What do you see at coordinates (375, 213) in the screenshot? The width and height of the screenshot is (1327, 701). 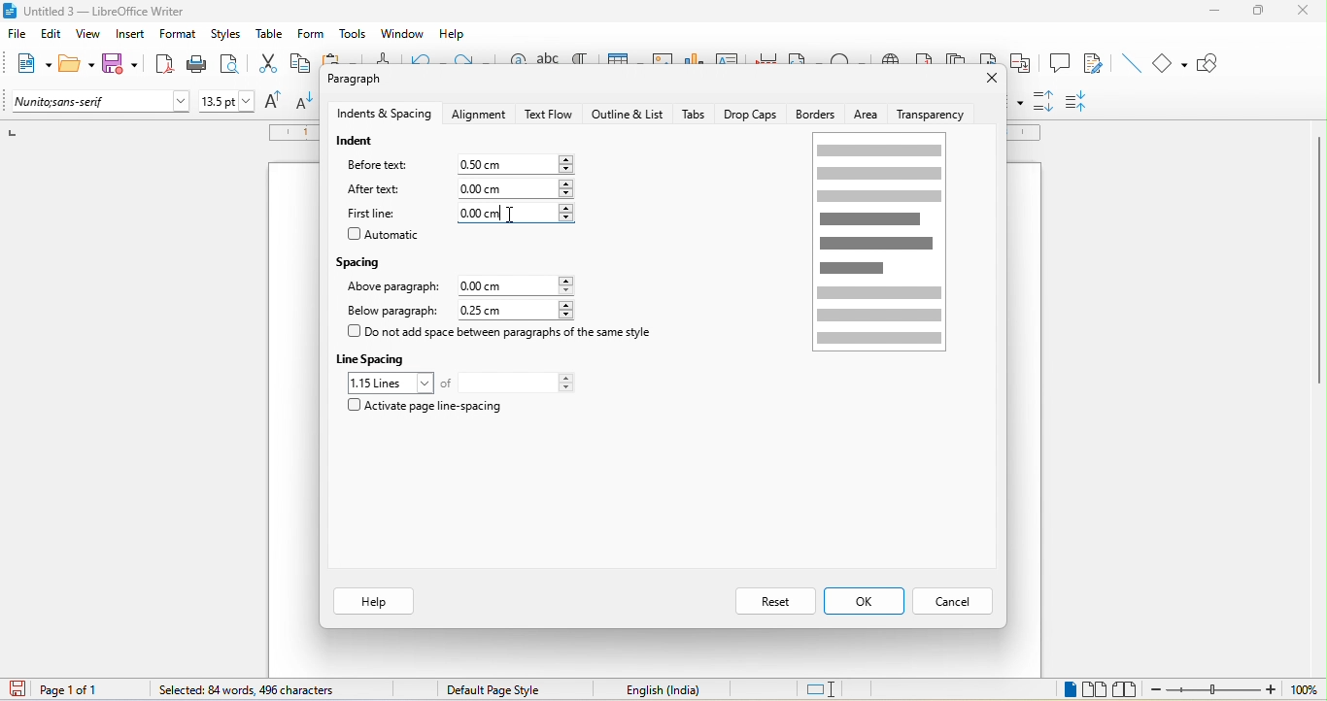 I see `first line` at bounding box center [375, 213].